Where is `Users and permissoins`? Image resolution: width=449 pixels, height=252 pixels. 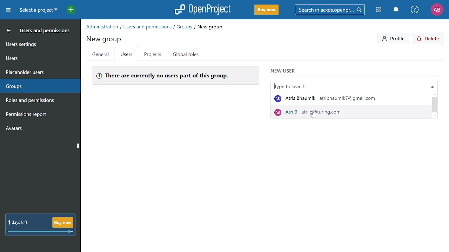
Users and permissoins is located at coordinates (46, 32).